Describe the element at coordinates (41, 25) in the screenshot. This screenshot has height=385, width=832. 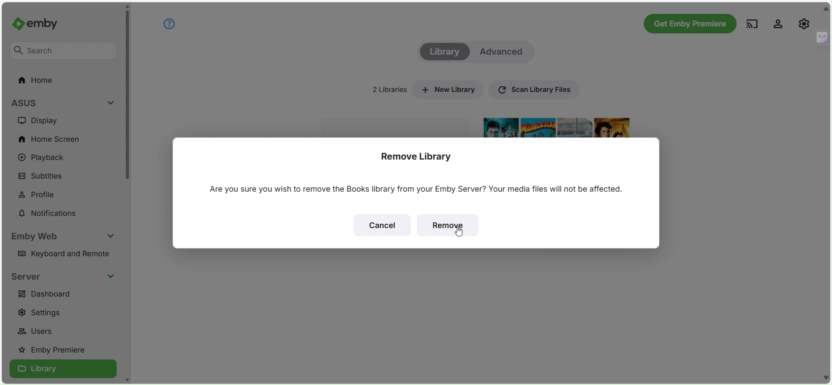
I see `Application Logo and Name` at that location.